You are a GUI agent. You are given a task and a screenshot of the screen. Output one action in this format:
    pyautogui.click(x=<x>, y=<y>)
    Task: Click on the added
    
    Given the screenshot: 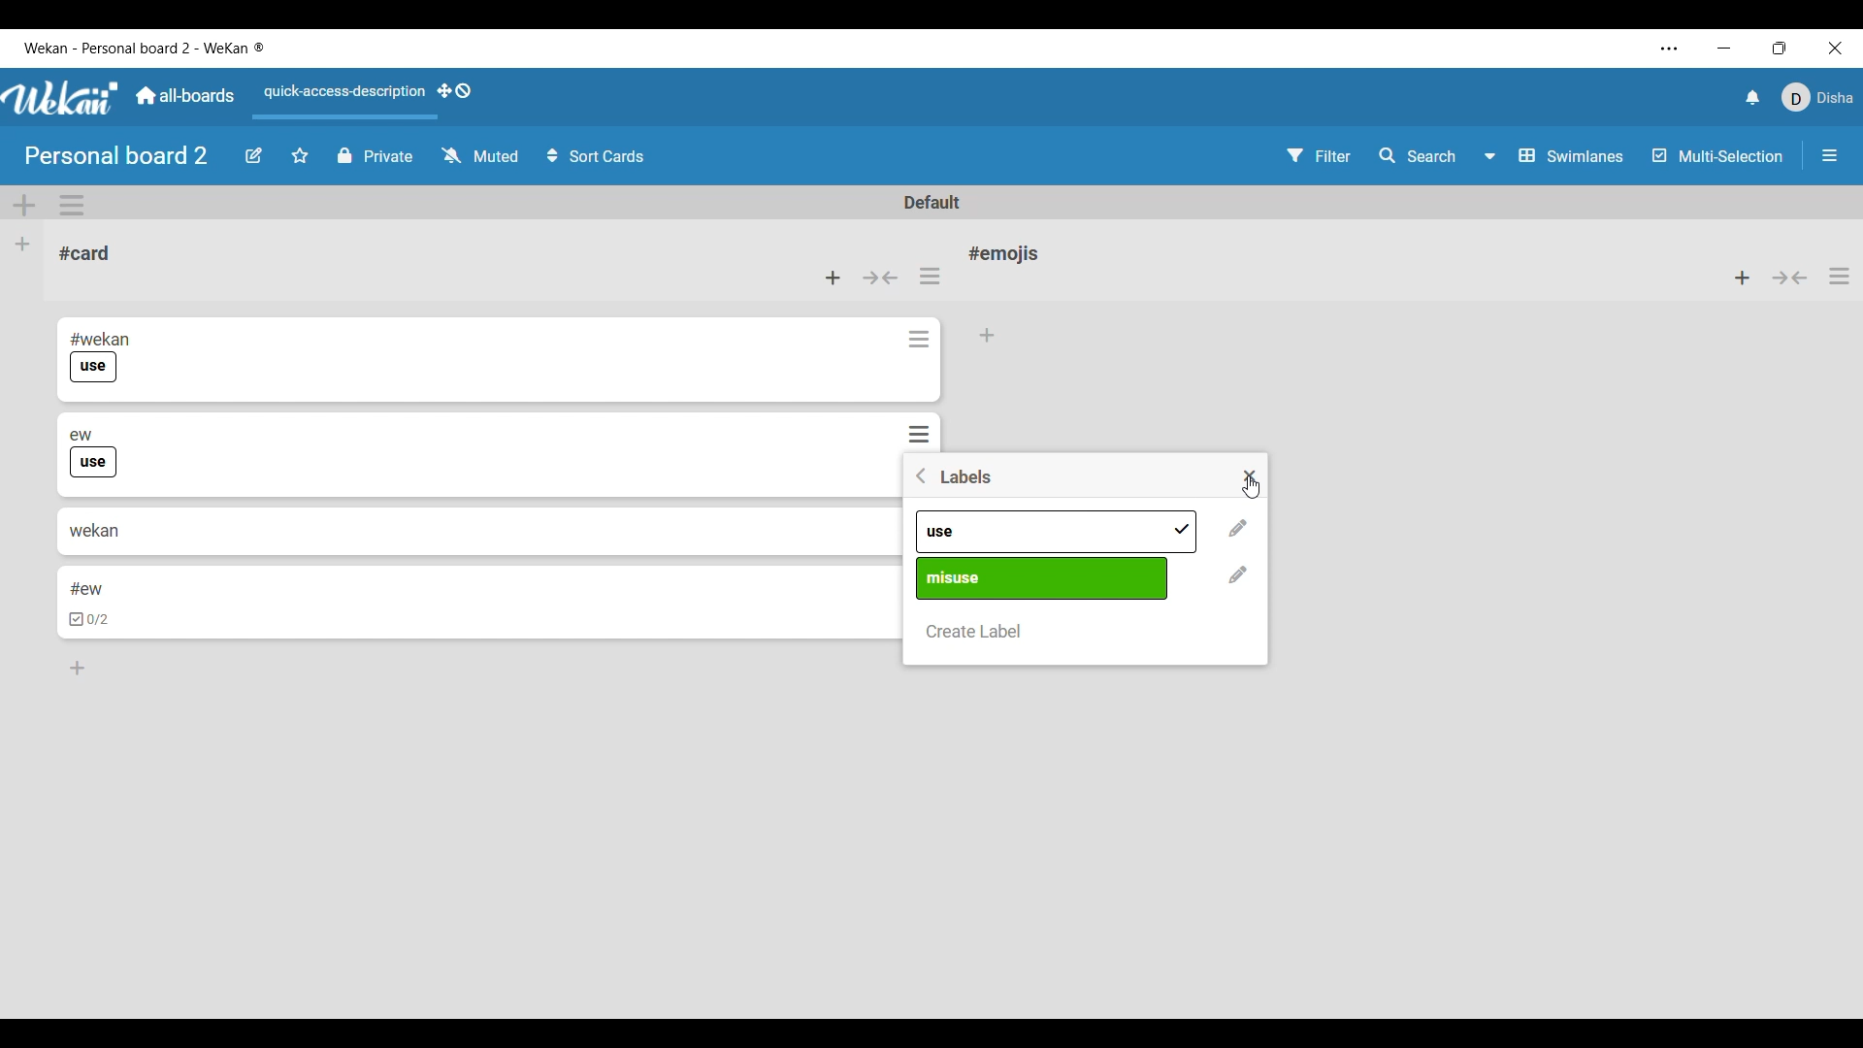 What is the action you would take?
    pyautogui.click(x=1182, y=529)
    